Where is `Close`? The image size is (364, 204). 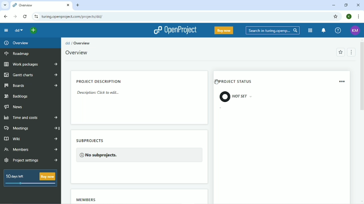
Close is located at coordinates (358, 5).